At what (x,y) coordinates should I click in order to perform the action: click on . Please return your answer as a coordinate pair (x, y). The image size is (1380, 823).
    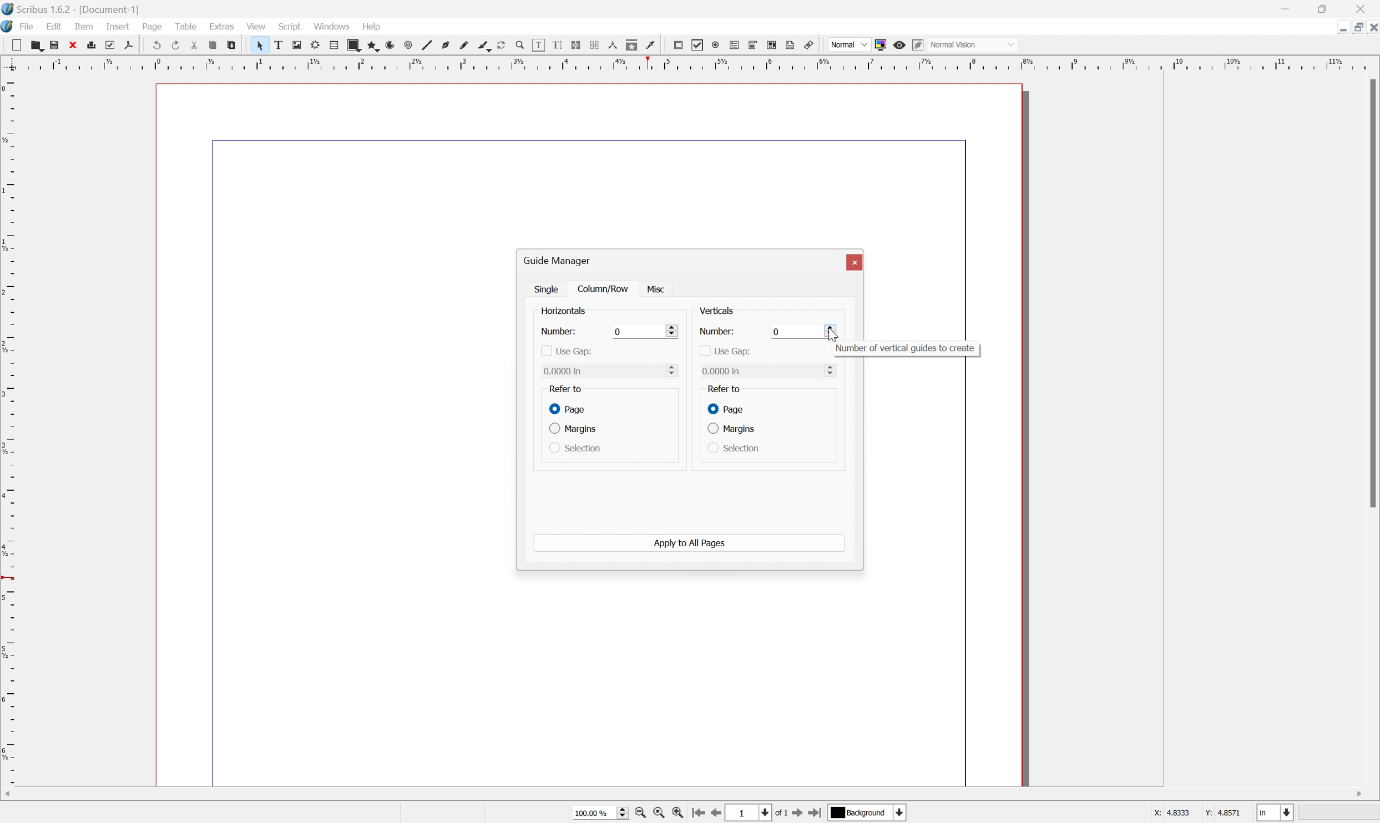
    Looking at the image, I should click on (736, 45).